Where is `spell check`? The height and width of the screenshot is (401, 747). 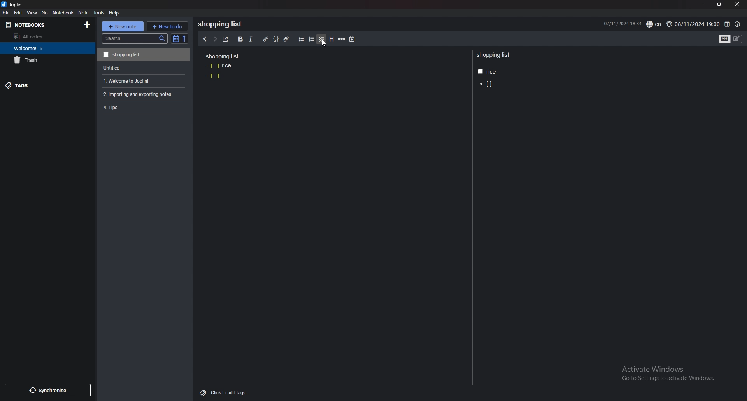 spell check is located at coordinates (654, 24).